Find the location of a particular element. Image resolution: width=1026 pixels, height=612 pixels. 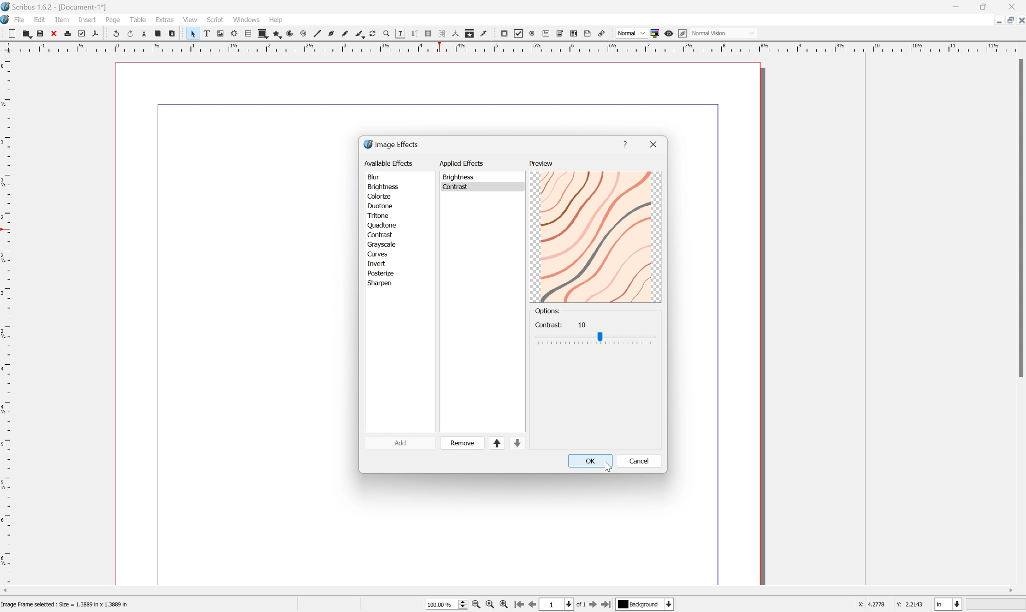

Bezier curve is located at coordinates (333, 32).